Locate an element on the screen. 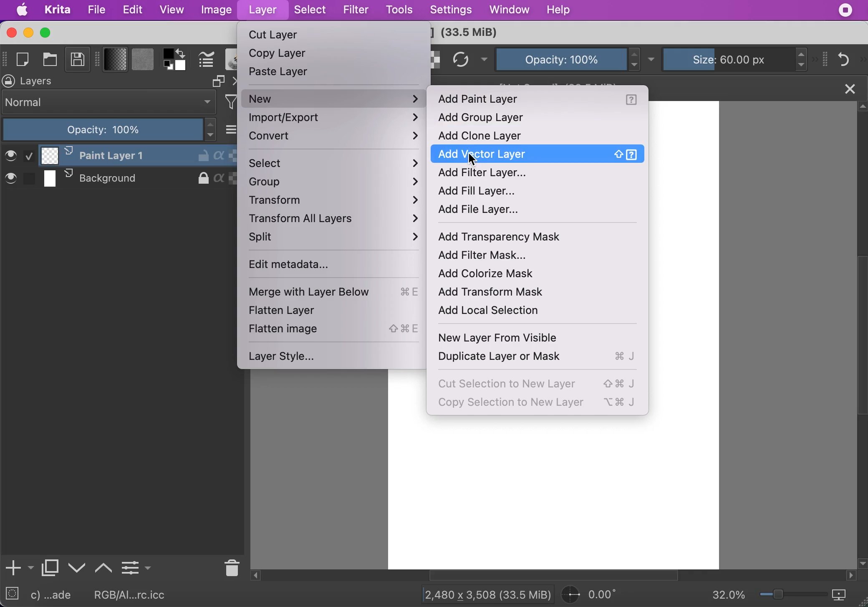 The image size is (868, 607). duplicate layer or mask is located at coordinates (50, 570).